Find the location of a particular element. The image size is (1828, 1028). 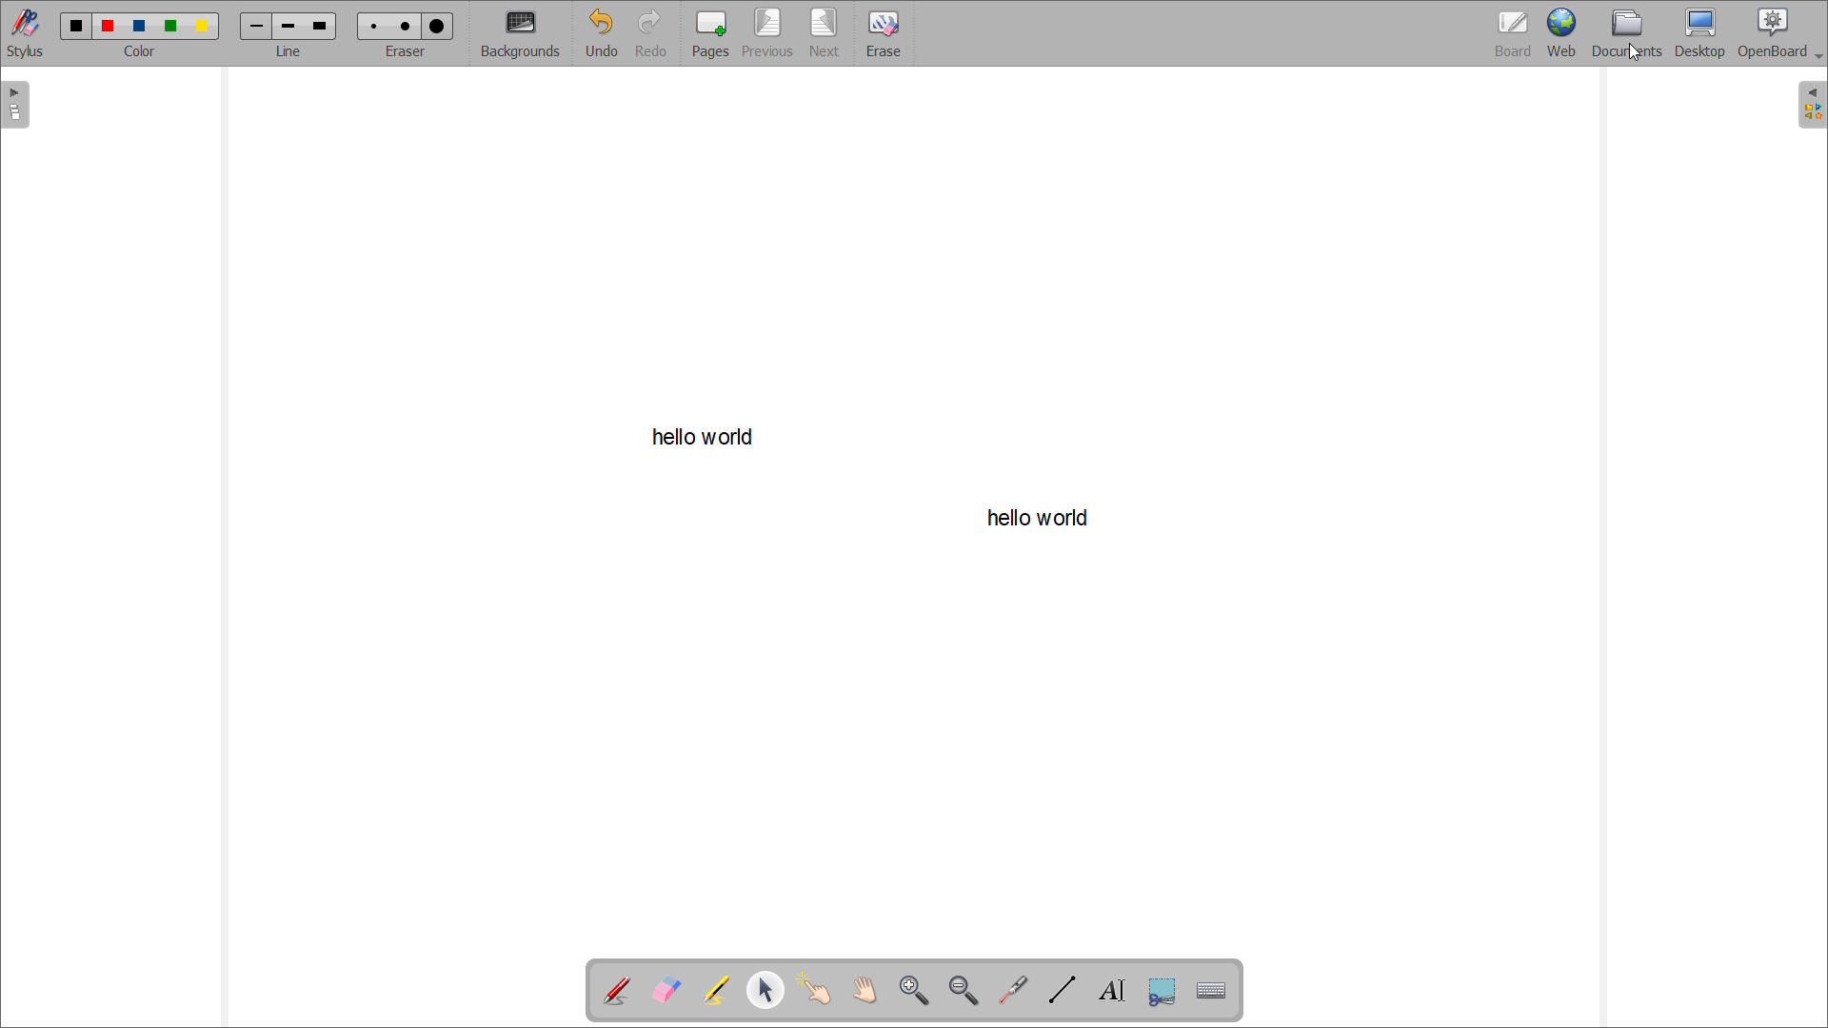

select and modify objects is located at coordinates (767, 989).